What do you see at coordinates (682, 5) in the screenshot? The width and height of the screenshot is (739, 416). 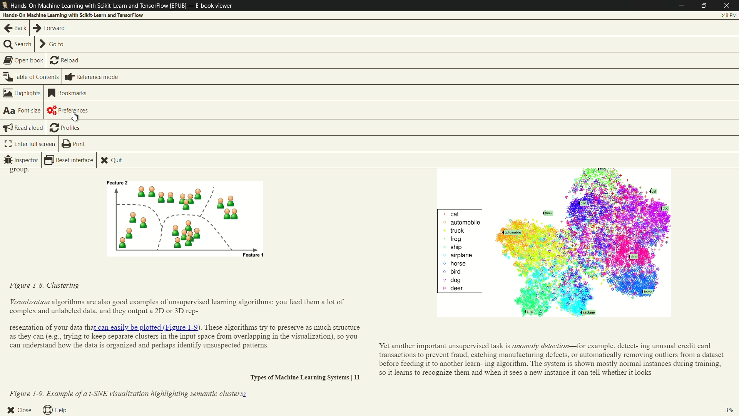 I see `minimize` at bounding box center [682, 5].